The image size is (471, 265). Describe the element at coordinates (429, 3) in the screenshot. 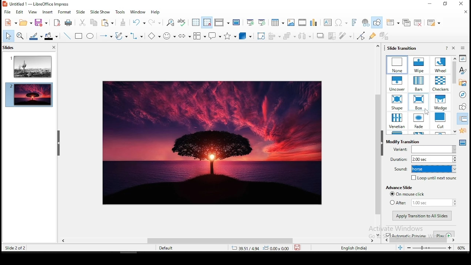

I see `Minimize` at that location.